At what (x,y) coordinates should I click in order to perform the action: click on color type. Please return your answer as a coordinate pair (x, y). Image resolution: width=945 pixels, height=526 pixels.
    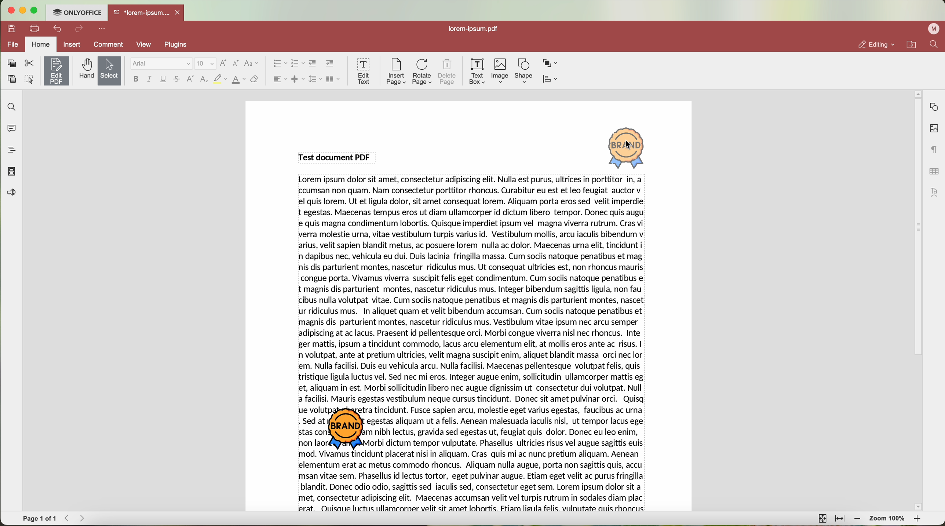
    Looking at the image, I should click on (239, 80).